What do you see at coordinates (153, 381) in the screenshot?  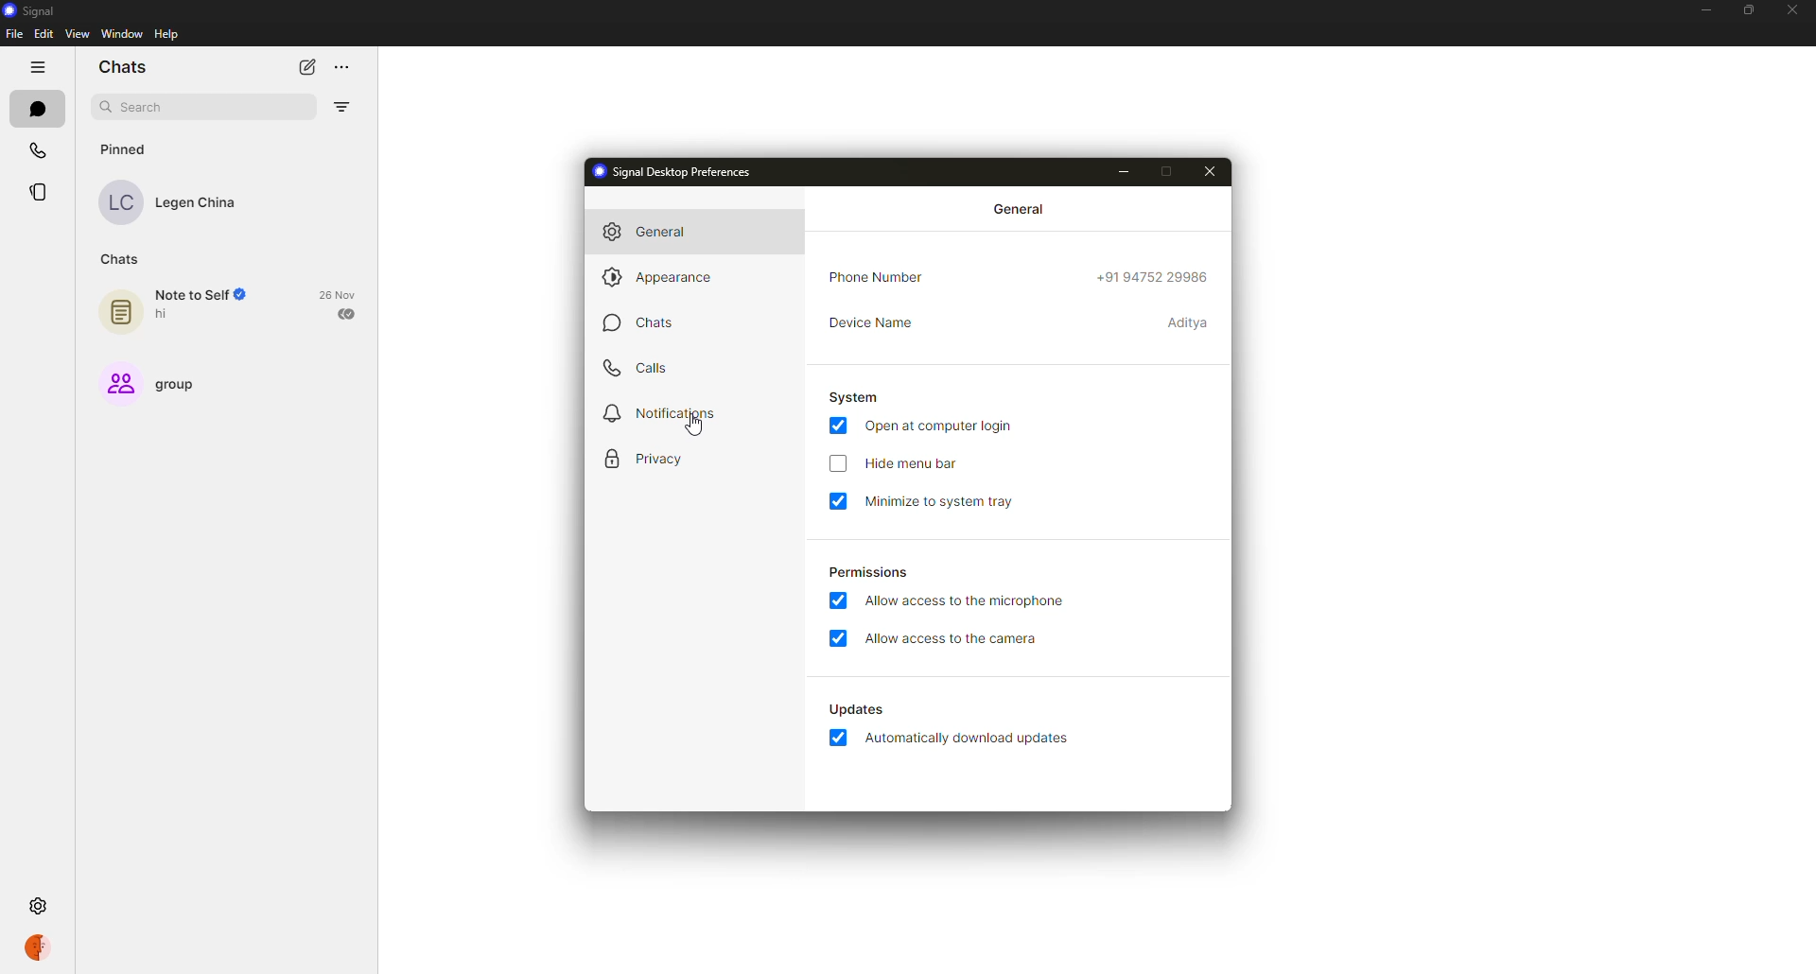 I see `group` at bounding box center [153, 381].